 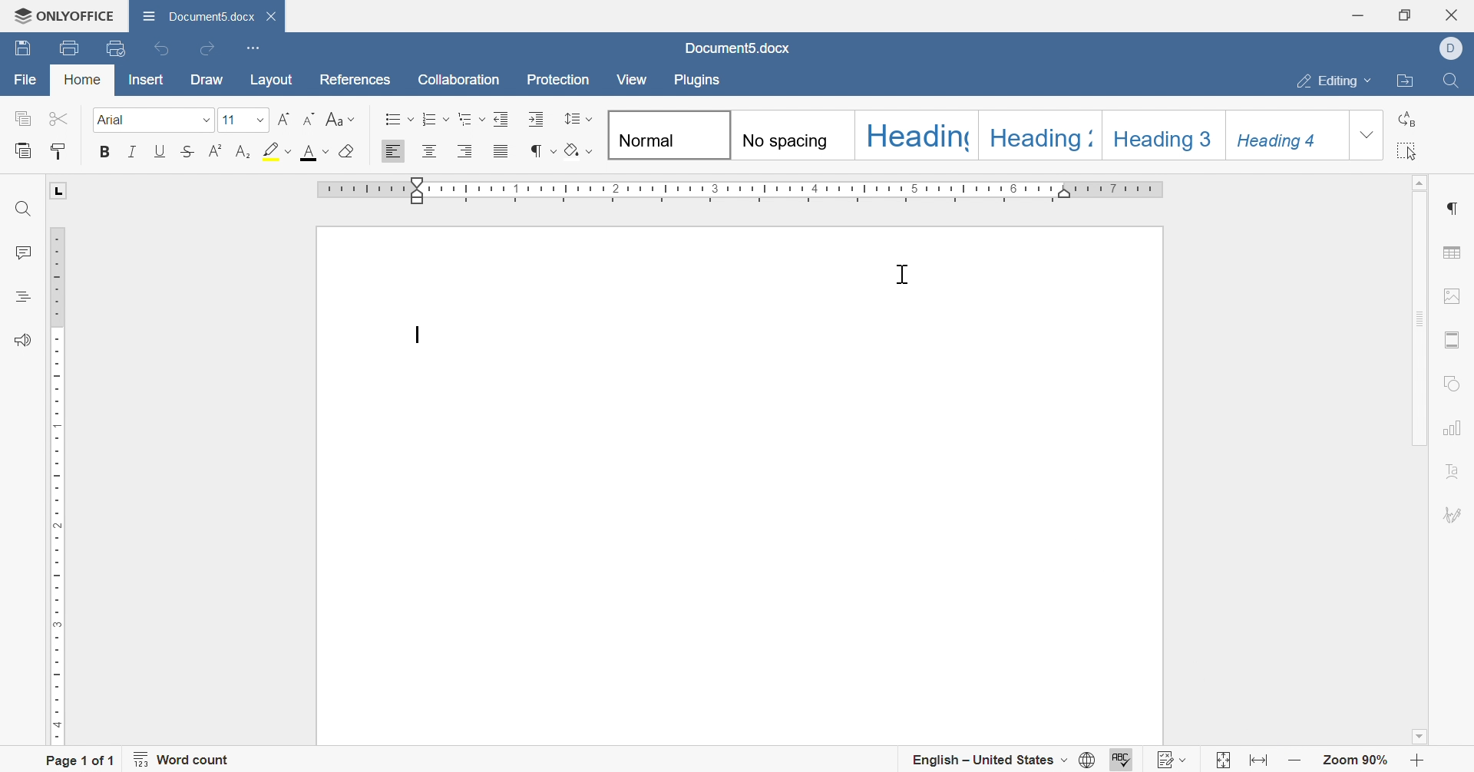 What do you see at coordinates (1403, 79) in the screenshot?
I see `open file location` at bounding box center [1403, 79].